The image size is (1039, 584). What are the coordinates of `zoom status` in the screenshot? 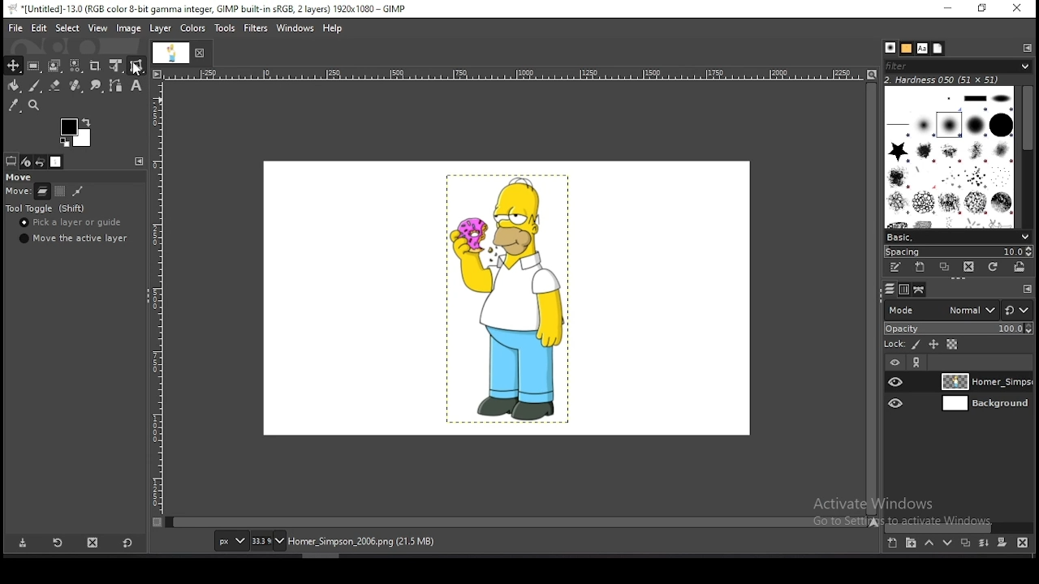 It's located at (267, 541).